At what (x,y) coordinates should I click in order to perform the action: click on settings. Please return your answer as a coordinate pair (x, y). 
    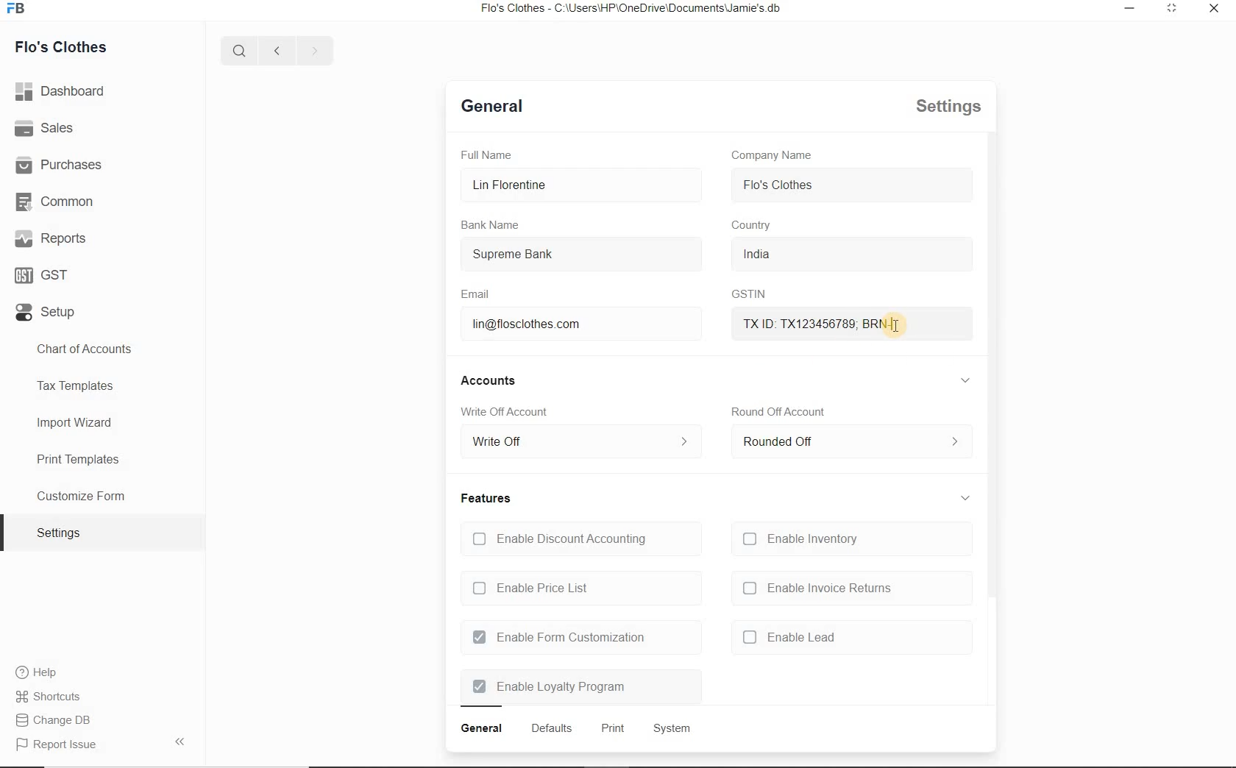
    Looking at the image, I should click on (942, 107).